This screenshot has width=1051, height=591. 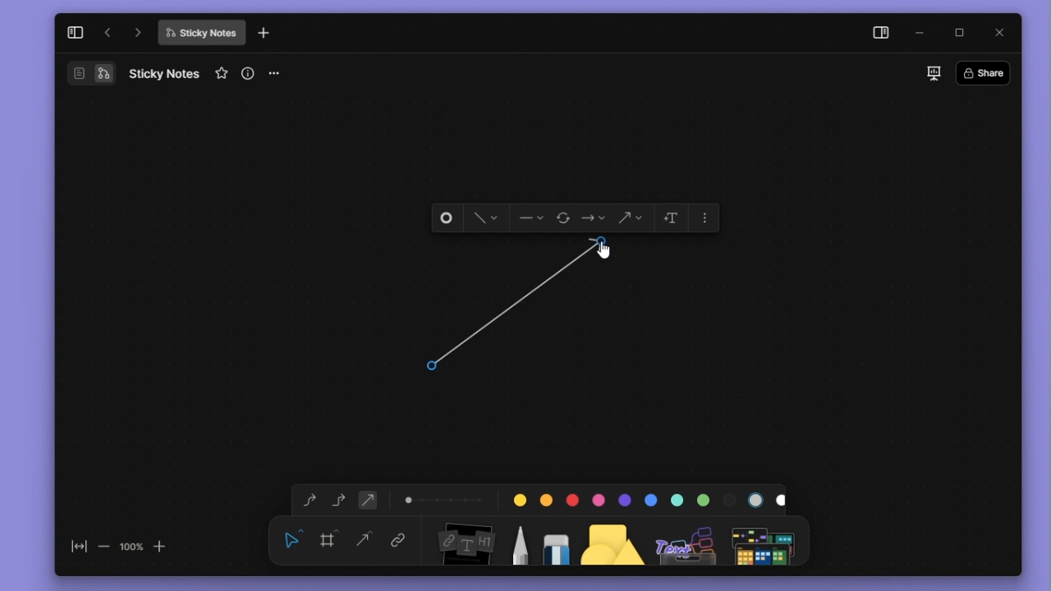 I want to click on mouse crosshair, so click(x=435, y=364).